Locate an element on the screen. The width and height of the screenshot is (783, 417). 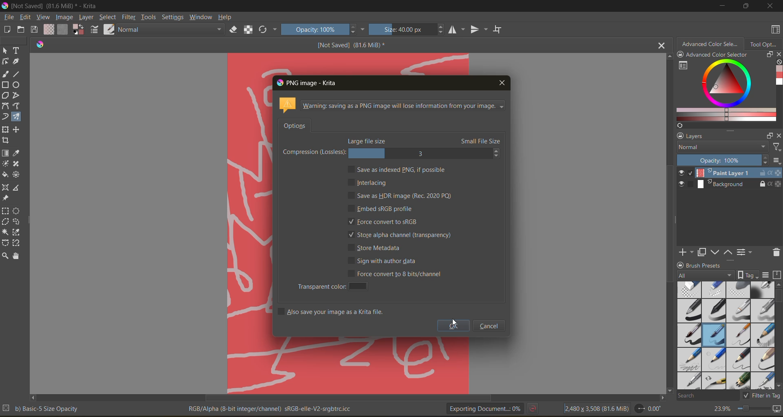
map the canvas is located at coordinates (778, 410).